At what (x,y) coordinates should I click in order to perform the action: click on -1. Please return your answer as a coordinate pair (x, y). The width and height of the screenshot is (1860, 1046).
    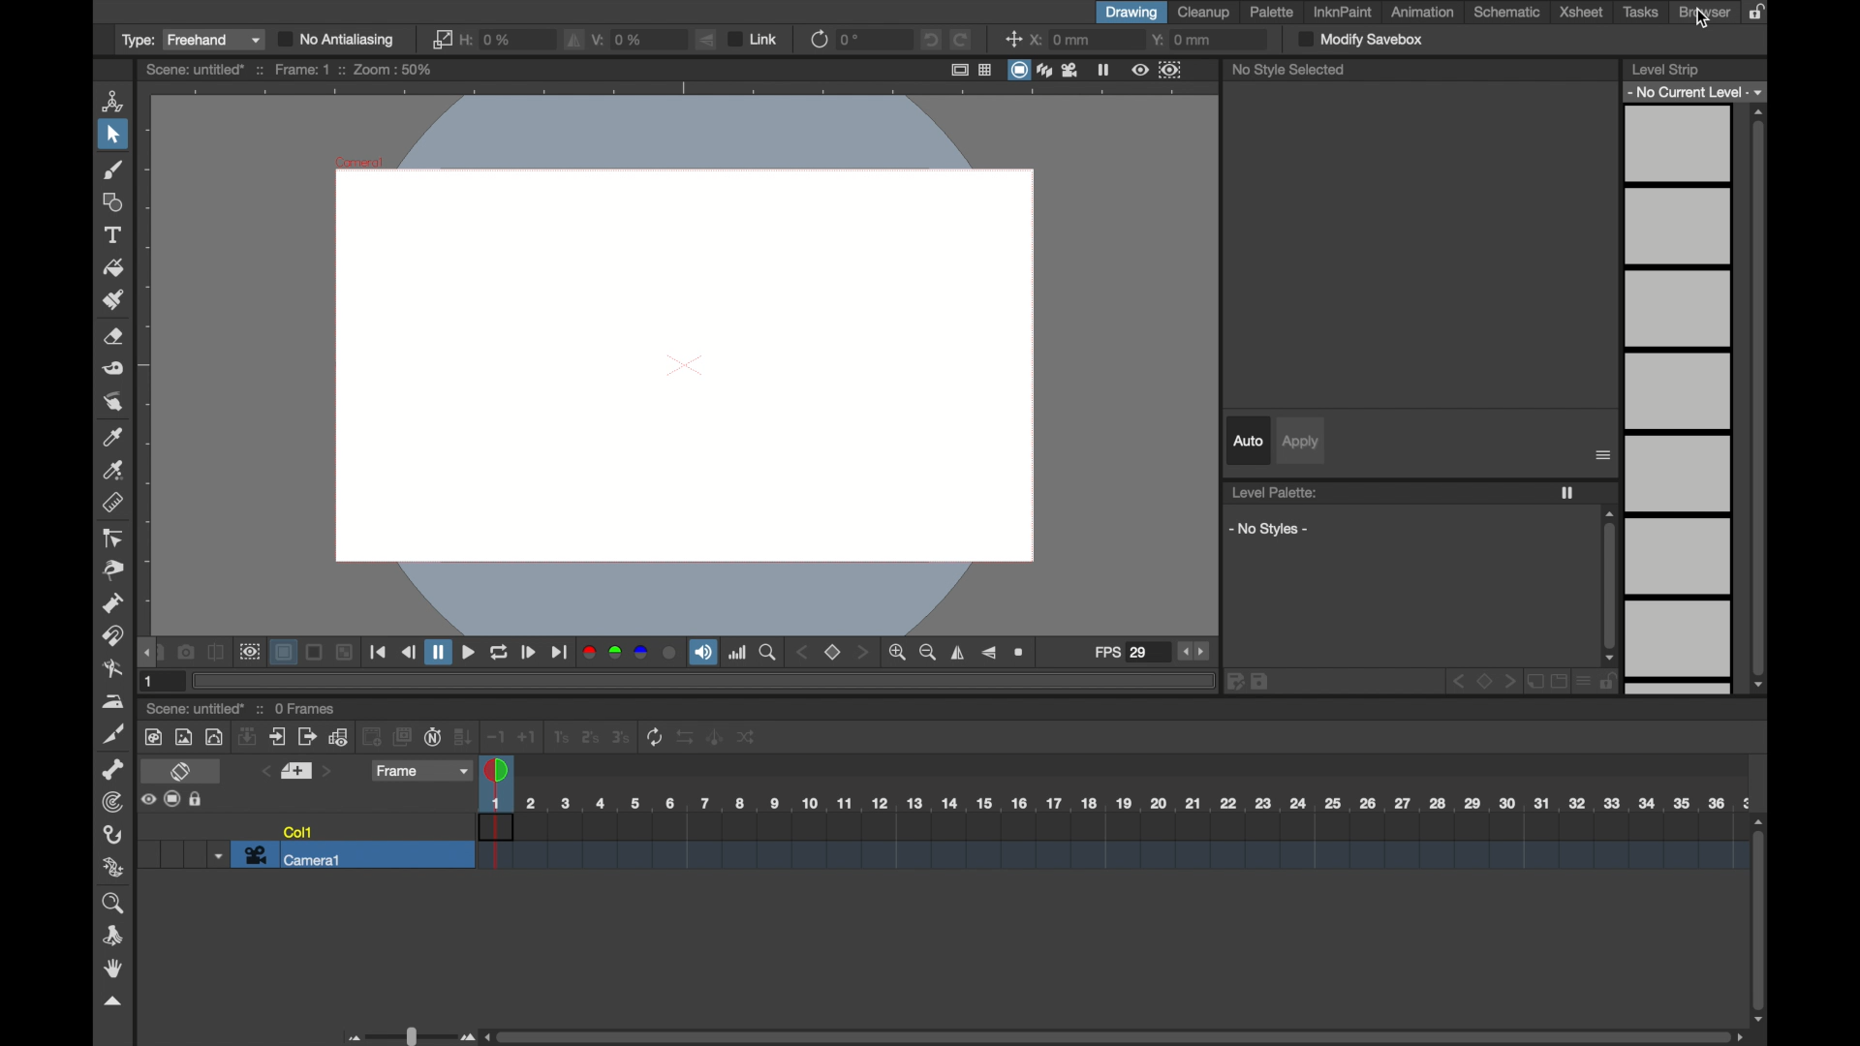
    Looking at the image, I should click on (495, 734).